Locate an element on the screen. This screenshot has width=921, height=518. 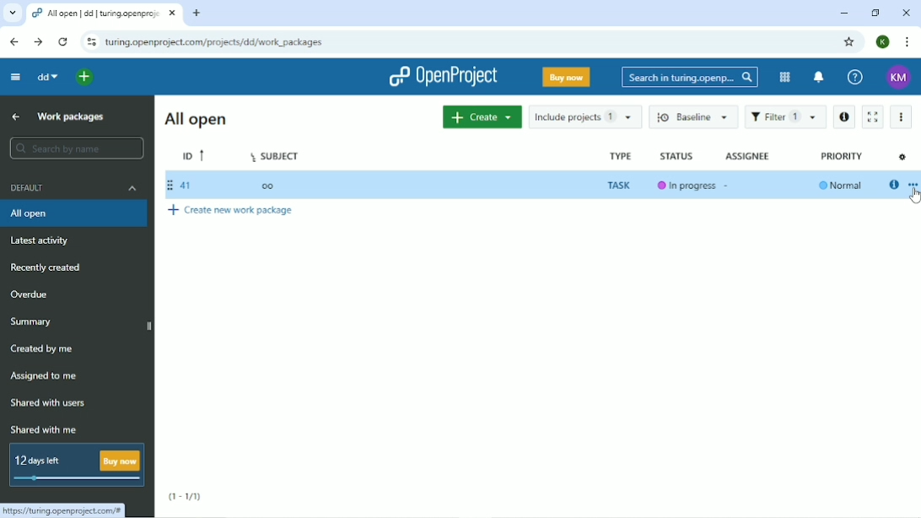
ID is located at coordinates (194, 154).